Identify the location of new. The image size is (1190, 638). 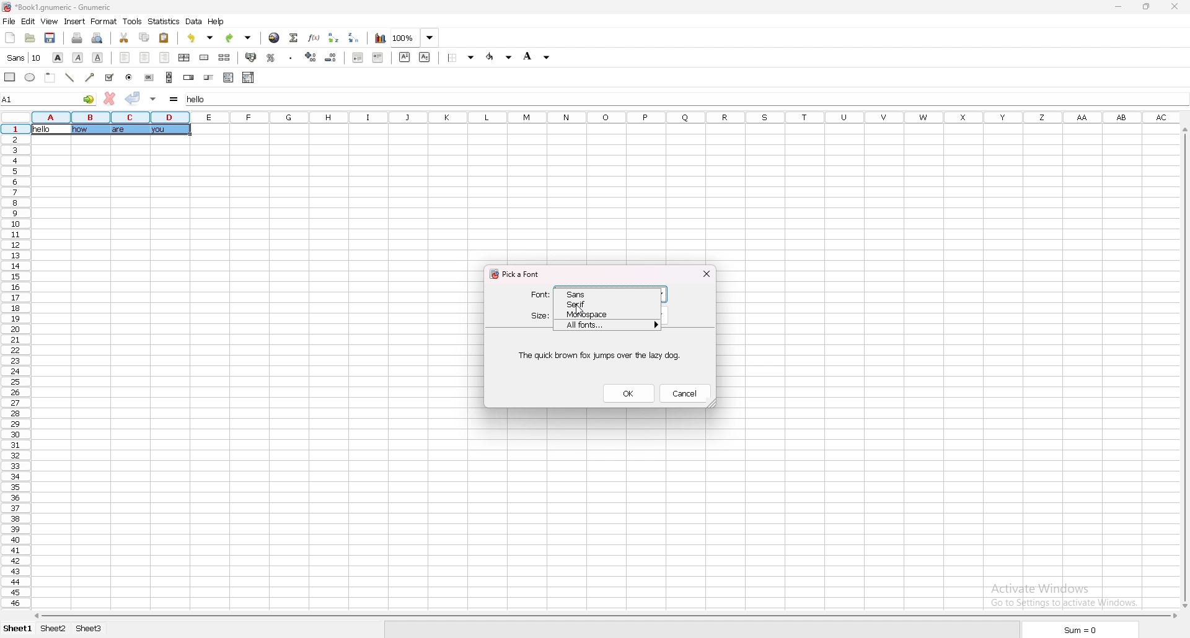
(9, 38).